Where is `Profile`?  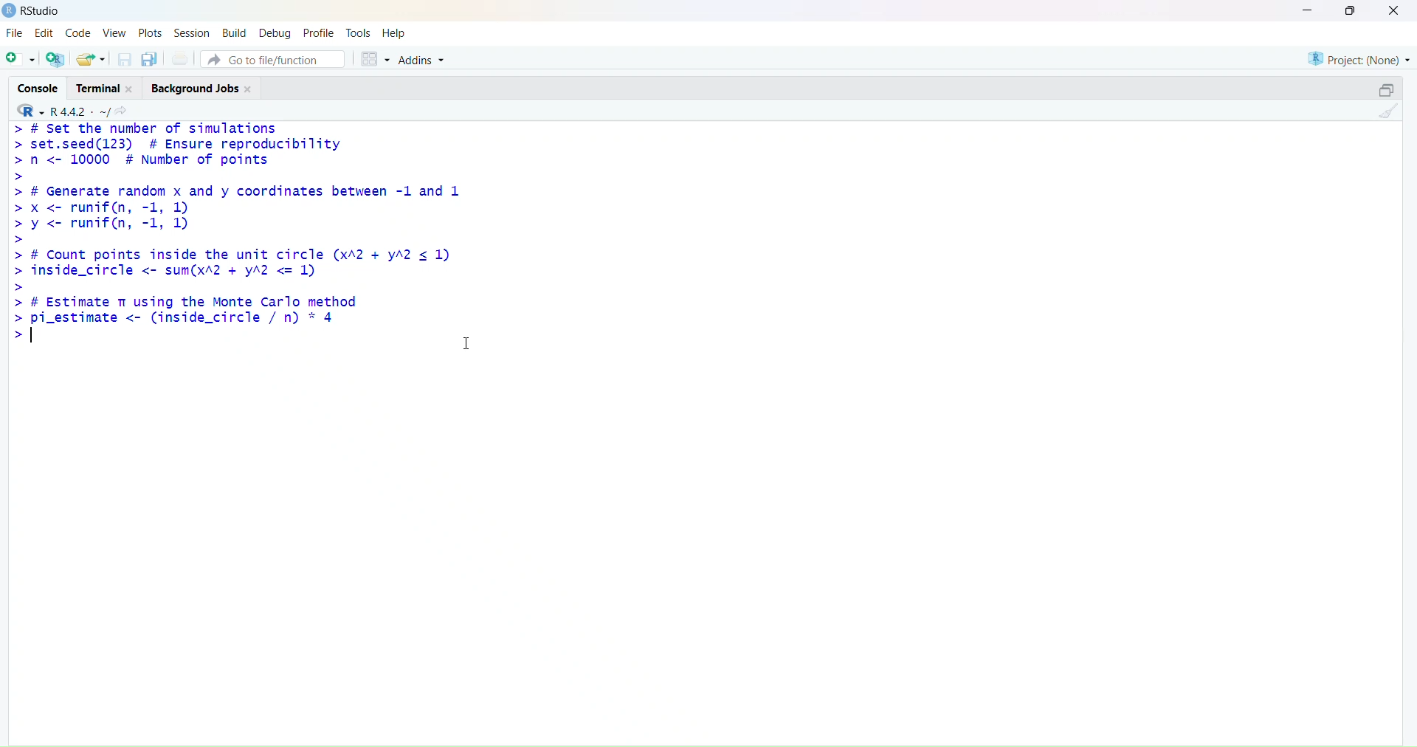
Profile is located at coordinates (321, 31).